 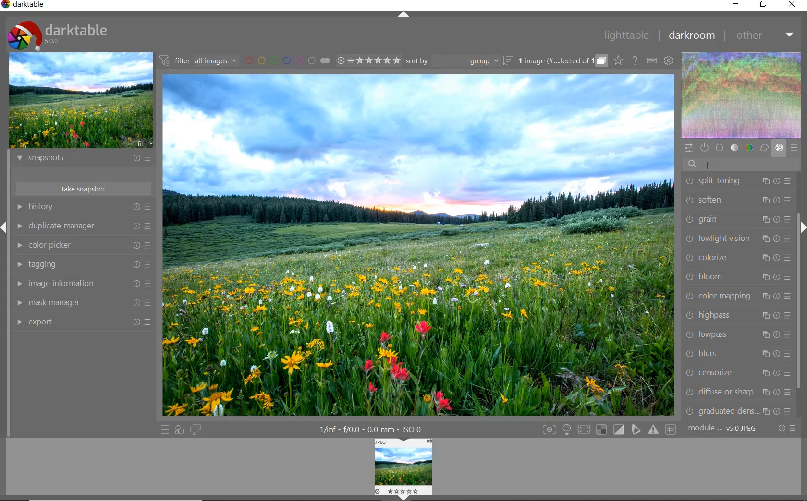 I want to click on soften, so click(x=737, y=200).